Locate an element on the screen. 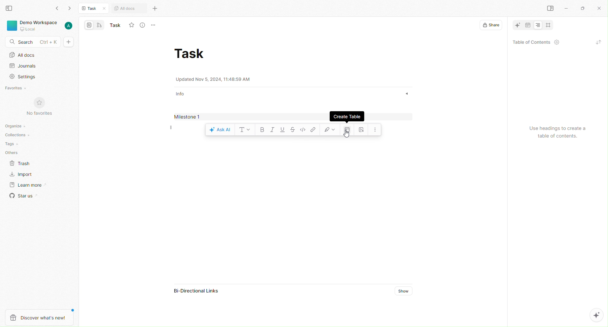 This screenshot has height=327, width=608. Info is located at coordinates (181, 93).